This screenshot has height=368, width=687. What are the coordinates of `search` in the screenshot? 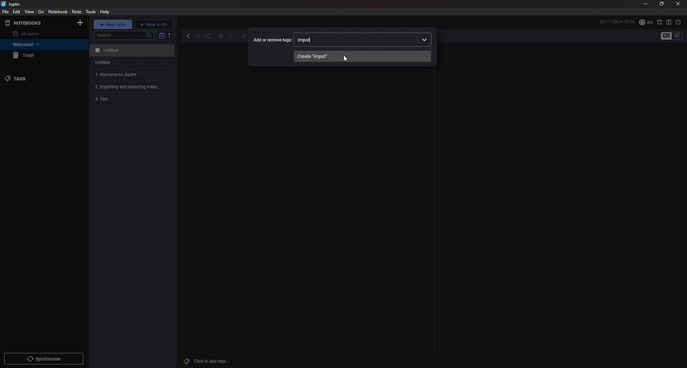 It's located at (124, 35).